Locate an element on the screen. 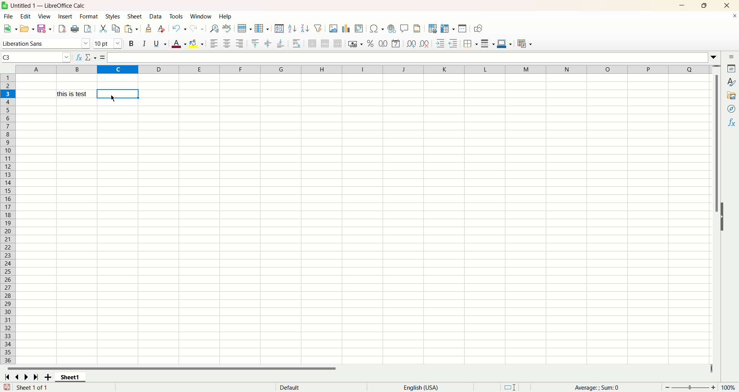  function wizard is located at coordinates (79, 57).